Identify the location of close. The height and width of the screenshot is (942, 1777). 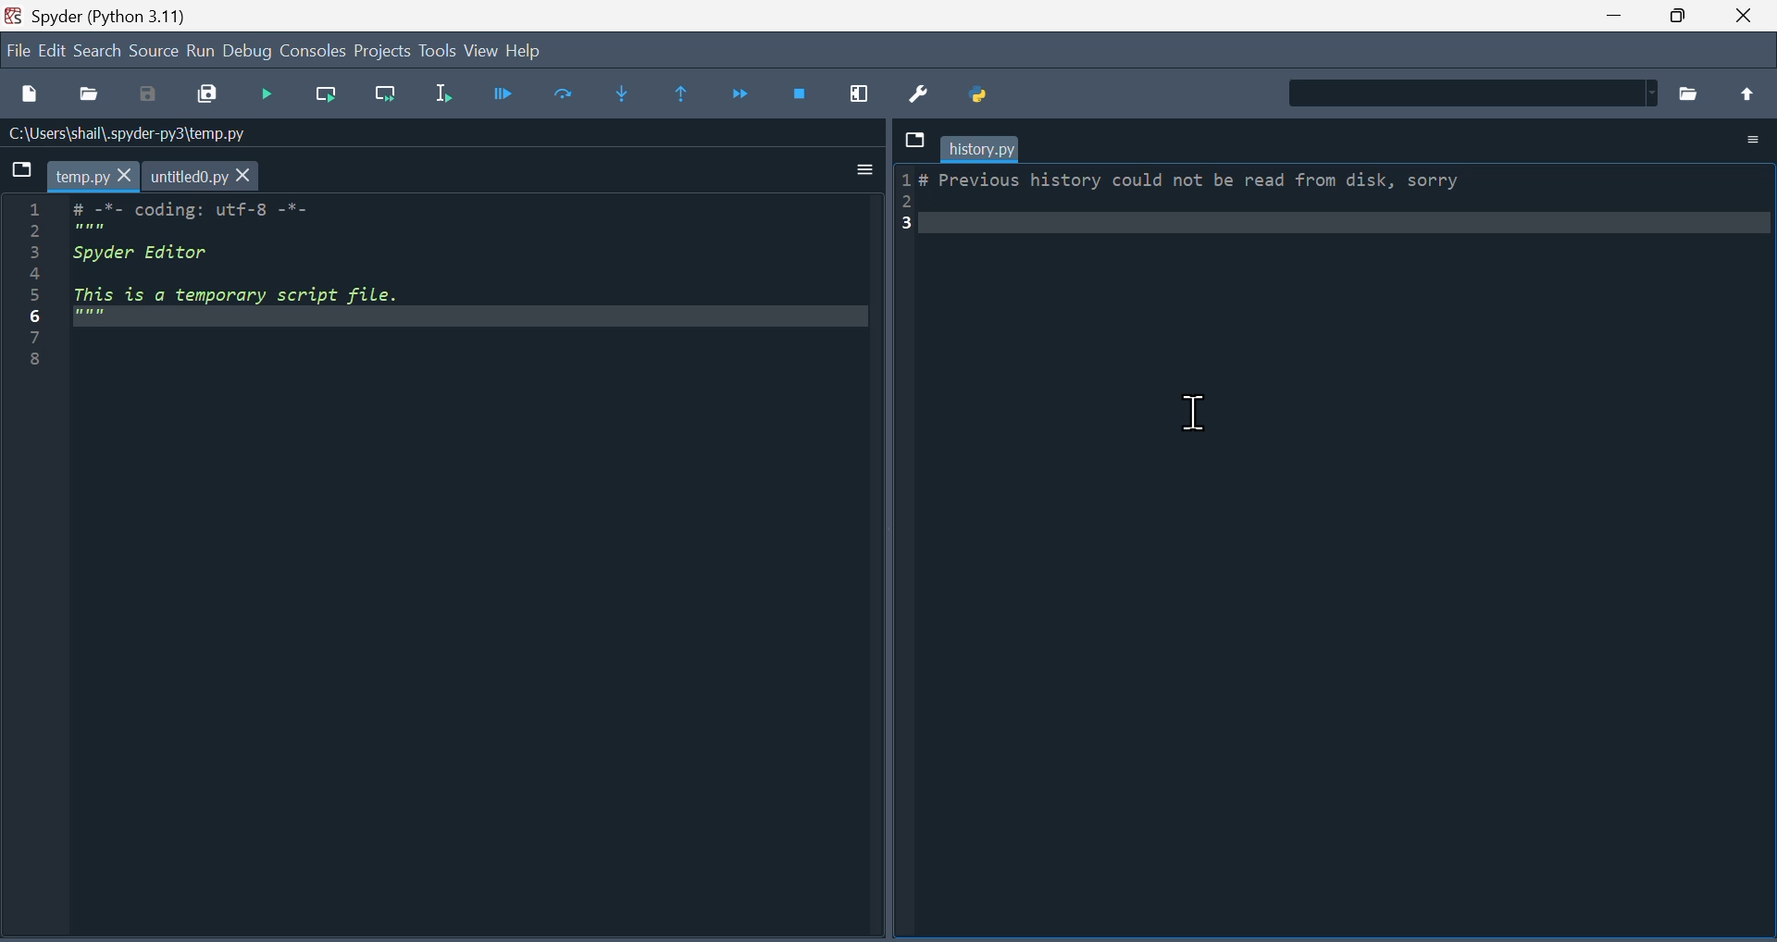
(1744, 17).